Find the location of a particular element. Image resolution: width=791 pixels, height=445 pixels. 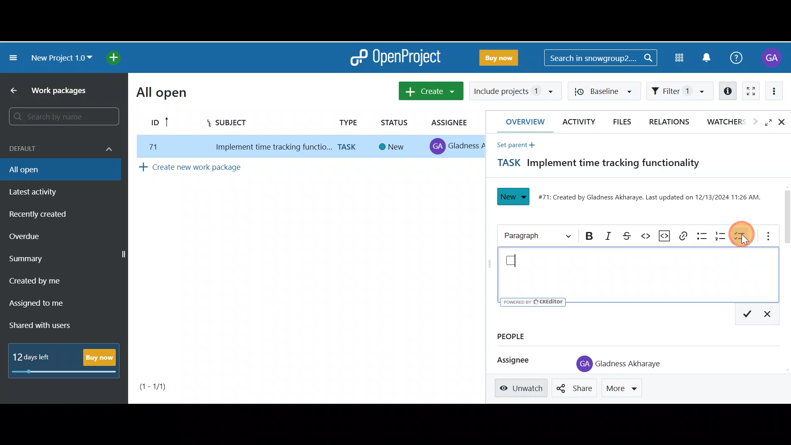

New is located at coordinates (514, 197).